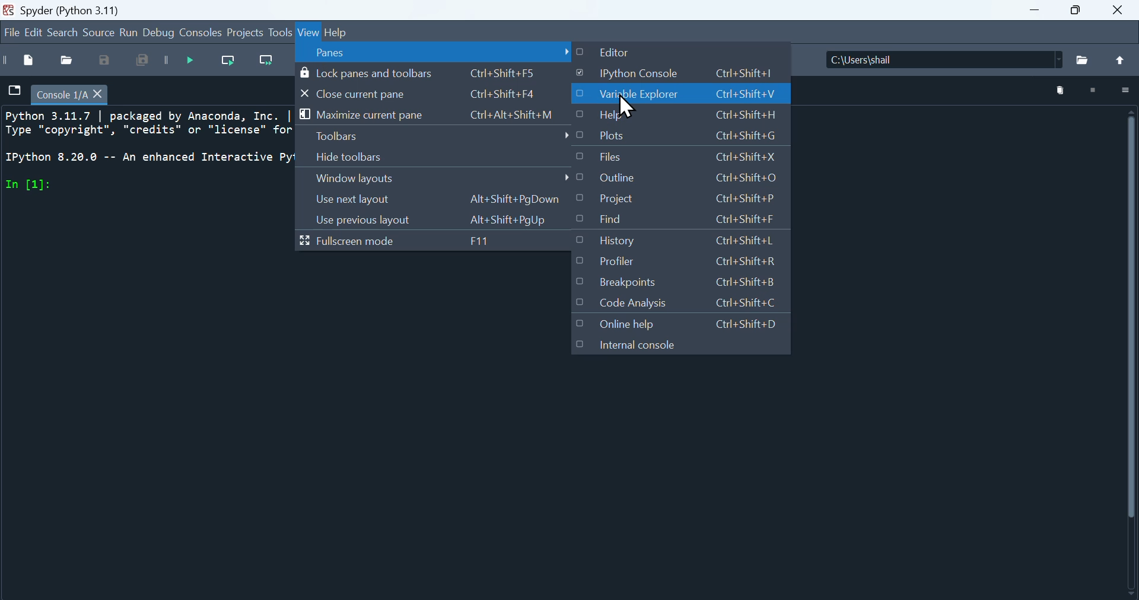  Describe the element at coordinates (677, 72) in the screenshot. I see `I python console` at that location.